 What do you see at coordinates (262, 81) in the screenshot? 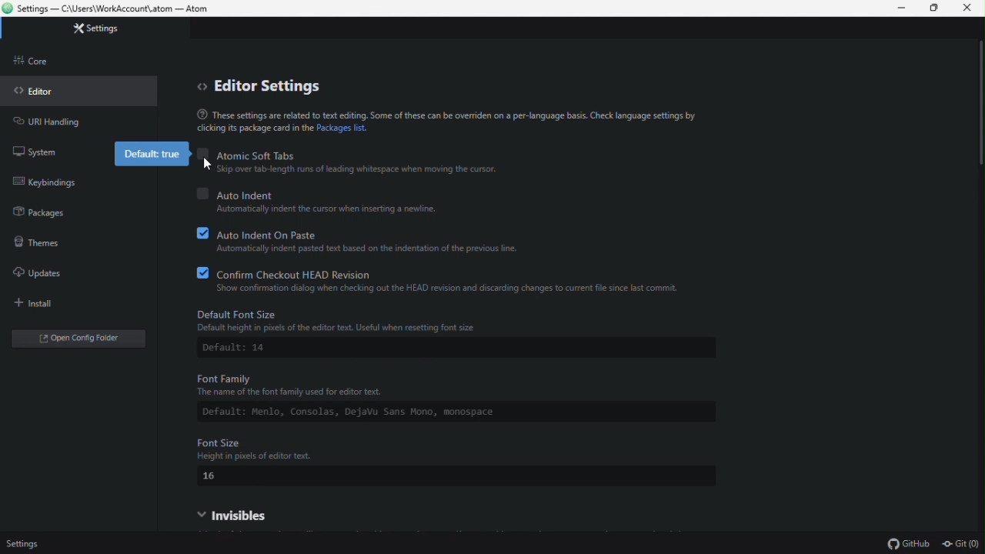
I see `Editor settings` at bounding box center [262, 81].